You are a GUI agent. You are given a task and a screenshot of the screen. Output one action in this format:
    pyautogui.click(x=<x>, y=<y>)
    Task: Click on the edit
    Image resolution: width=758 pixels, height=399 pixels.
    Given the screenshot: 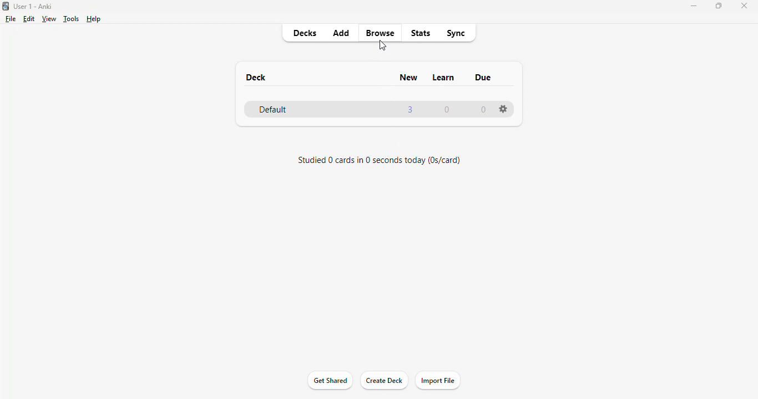 What is the action you would take?
    pyautogui.click(x=29, y=19)
    